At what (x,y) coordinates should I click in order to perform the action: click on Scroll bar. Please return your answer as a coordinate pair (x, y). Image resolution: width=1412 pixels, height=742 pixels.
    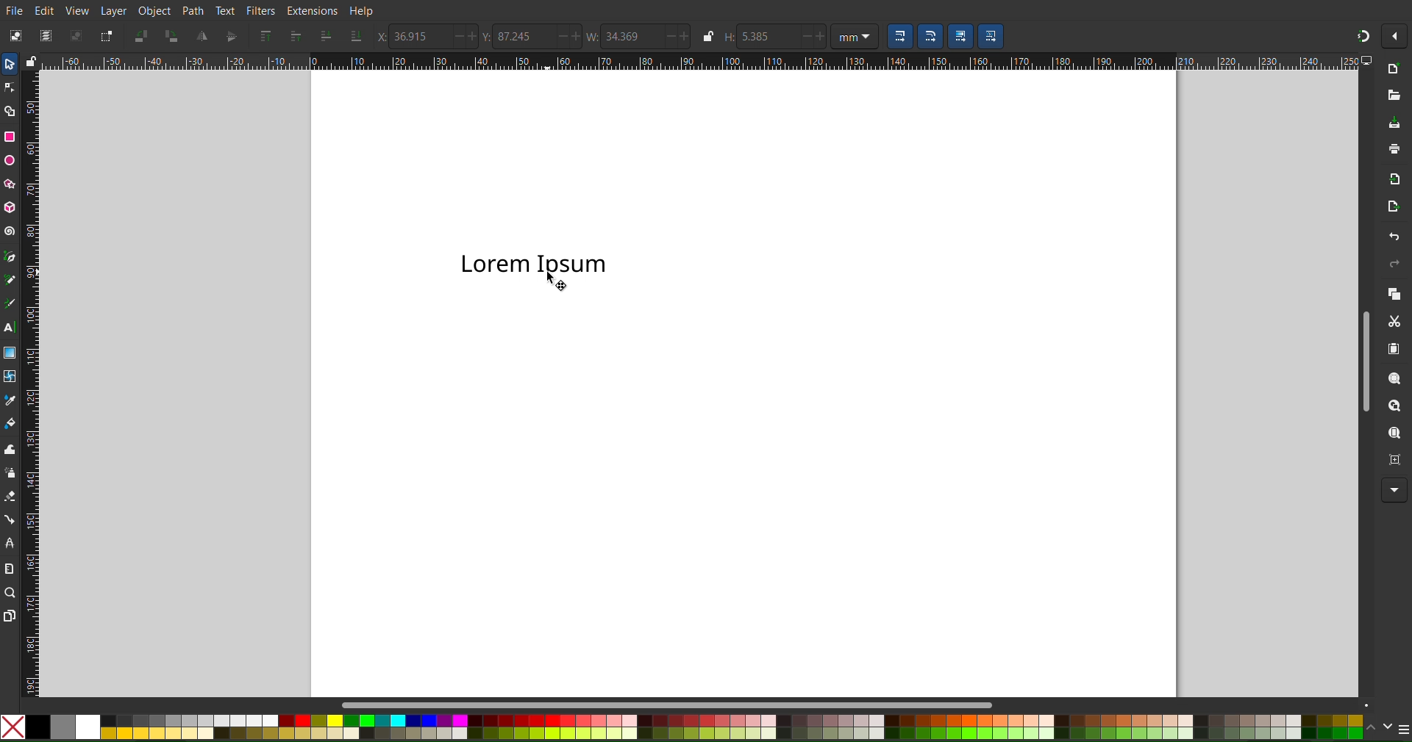
    Looking at the image, I should click on (660, 701).